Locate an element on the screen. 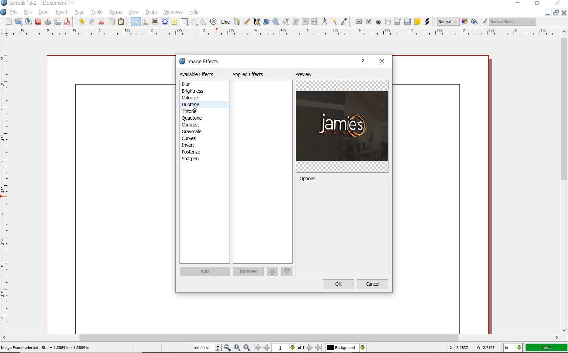  ok is located at coordinates (338, 284).